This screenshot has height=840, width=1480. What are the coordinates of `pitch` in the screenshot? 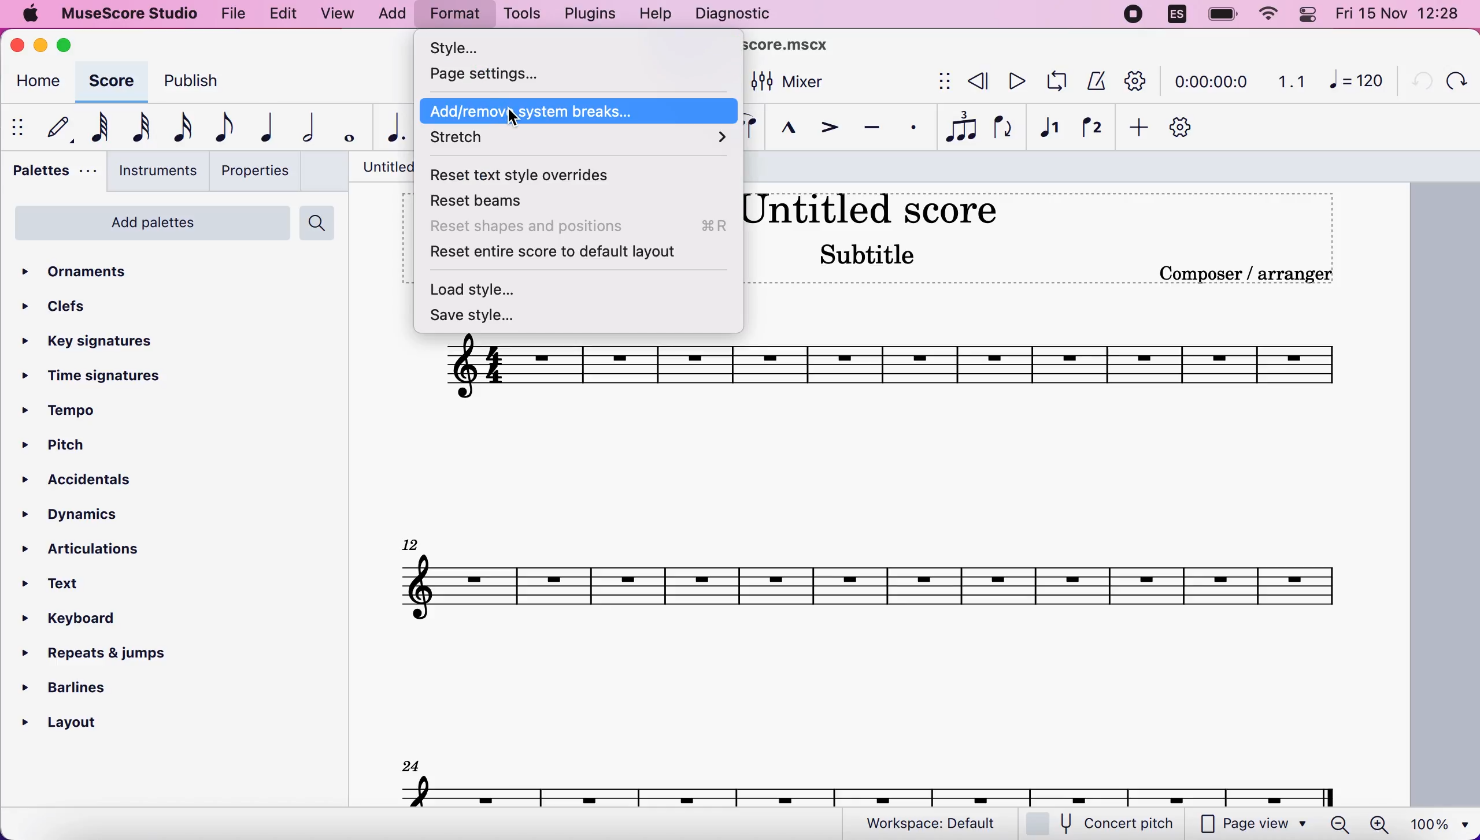 It's located at (72, 447).